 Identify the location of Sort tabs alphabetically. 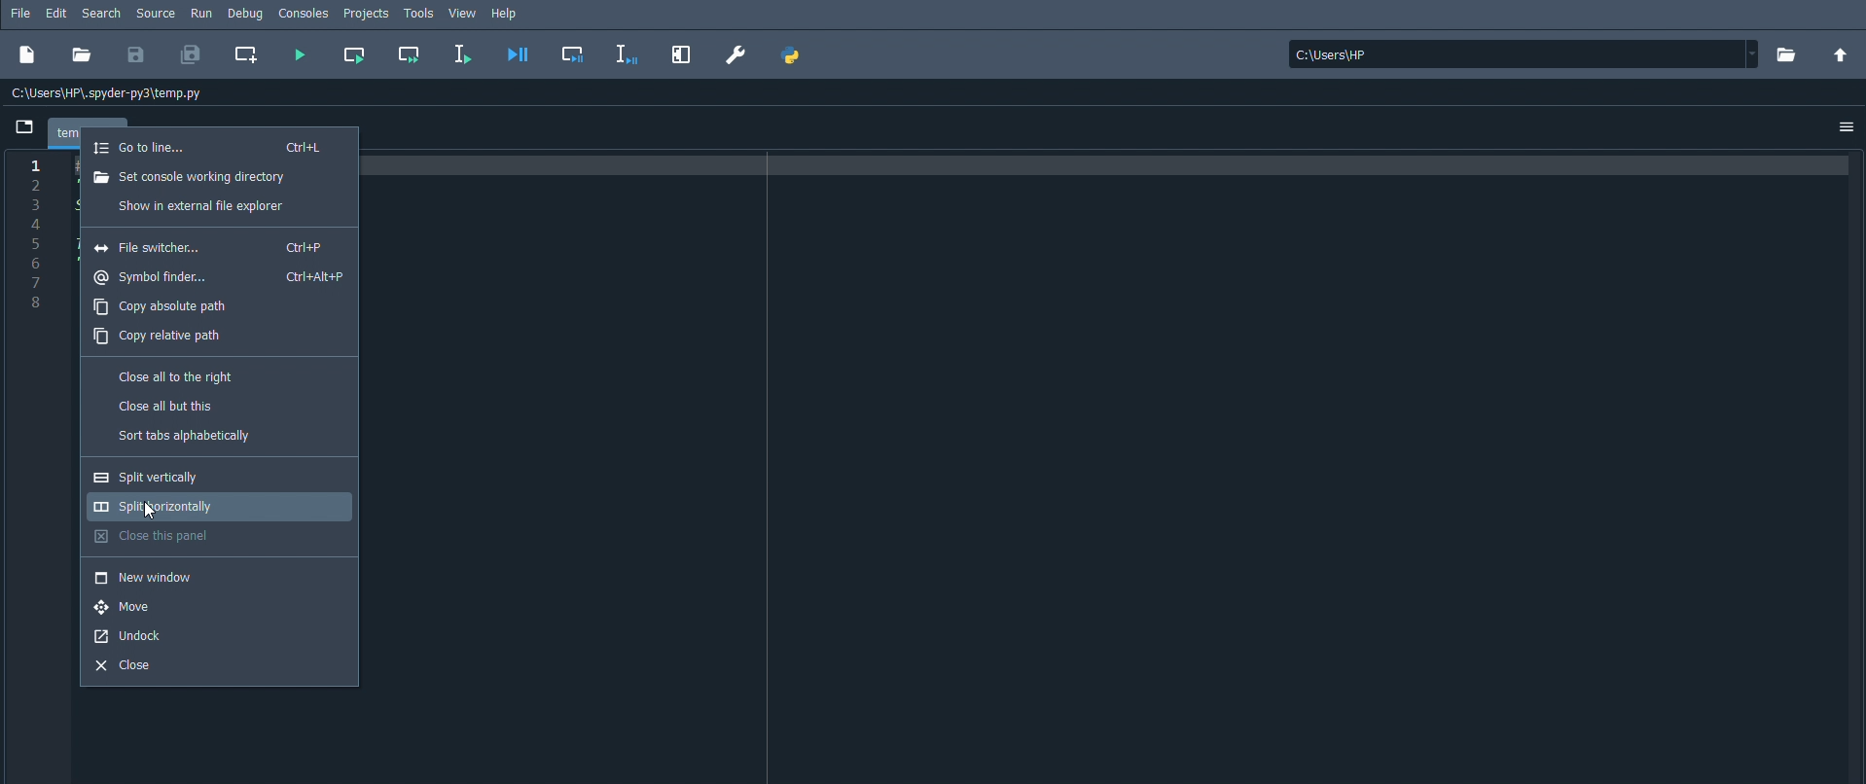
(186, 437).